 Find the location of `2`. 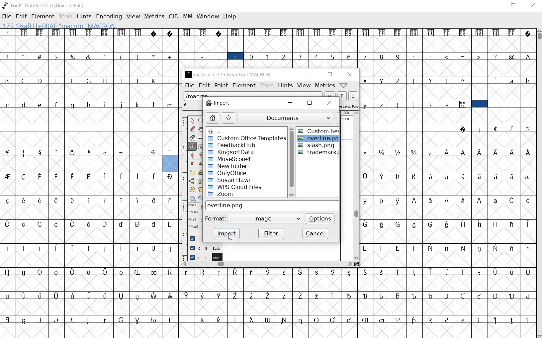

2 is located at coordinates (285, 57).